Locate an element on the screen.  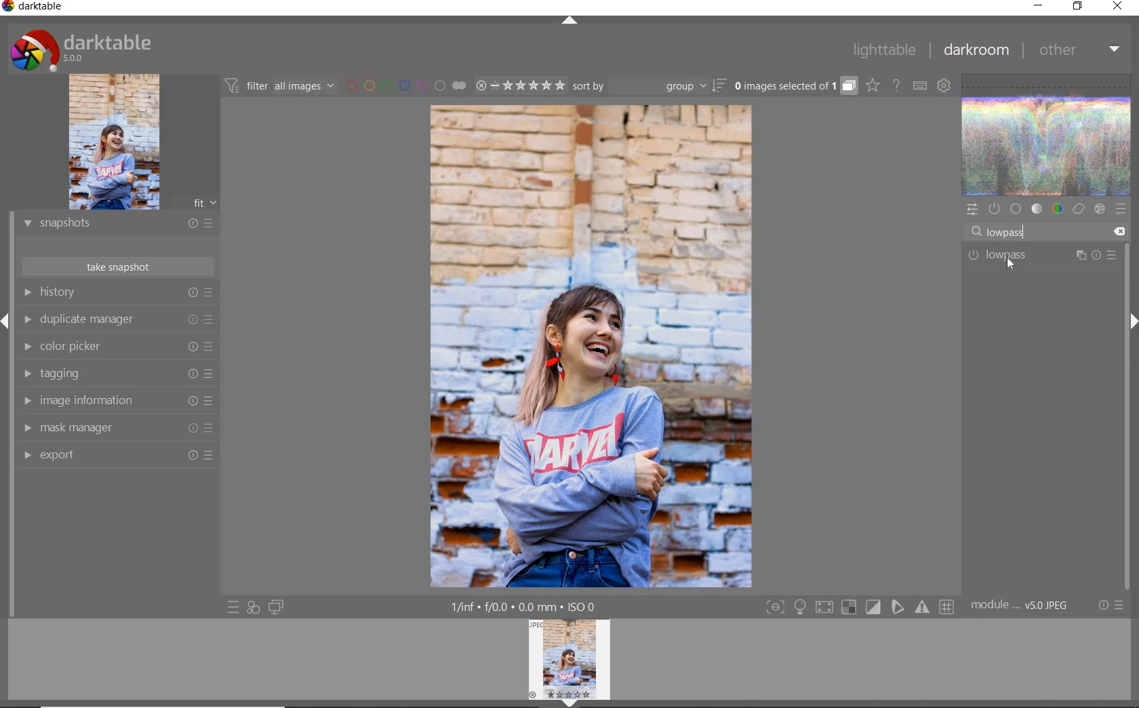
filter images by color labels is located at coordinates (405, 86).